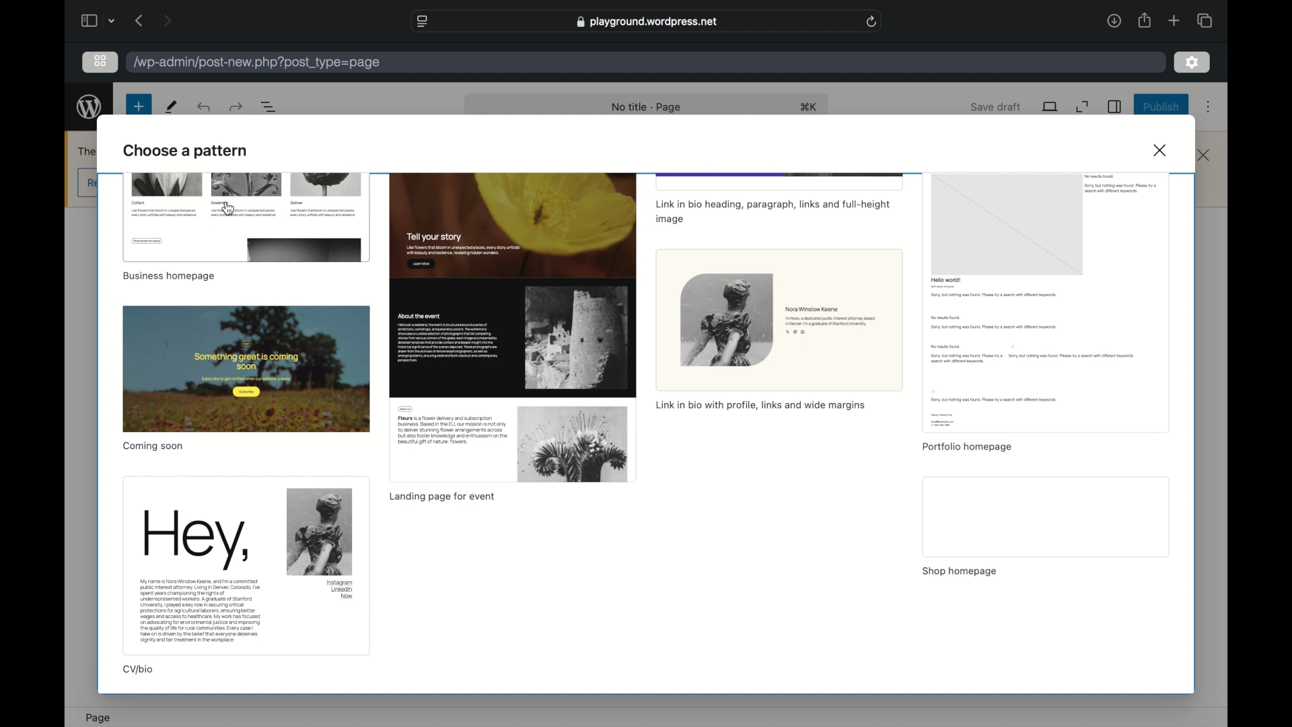 The image size is (1292, 727). Describe the element at coordinates (961, 572) in the screenshot. I see `shop homepage` at that location.